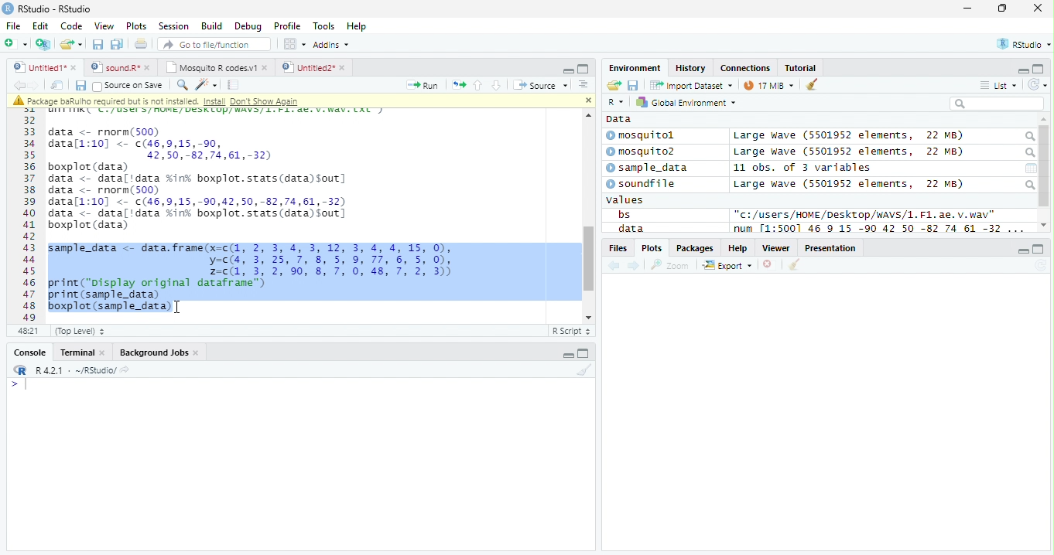 Image resolution: width=1054 pixels, height=555 pixels. I want to click on sample_data <- data.frame(x-c(1, 2, 3, 4, 3, 12, 3, 4, 4, 15, 0),
y=-c(4, 3, 25, 7,8,5,9,77,6,5, 0),
2z-c(1, 3, 2, 90, 8, 7, 0, 48, 7, 2, 3))

print("Display original dataframe”)

print (sample_data)

eanTet Camila SArdH], so click(265, 278).